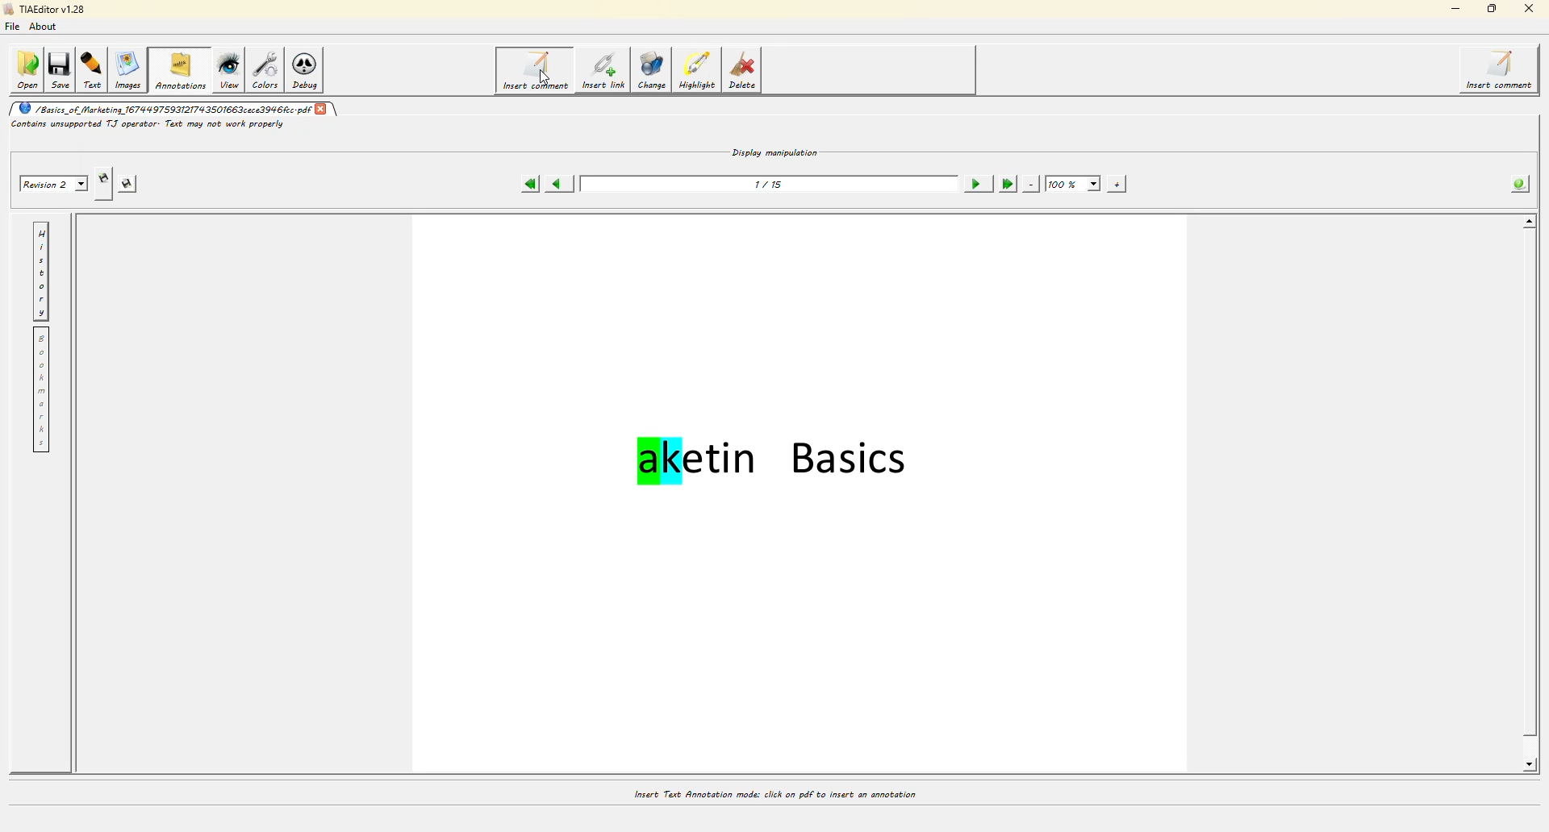  I want to click on zoom out, so click(1031, 184).